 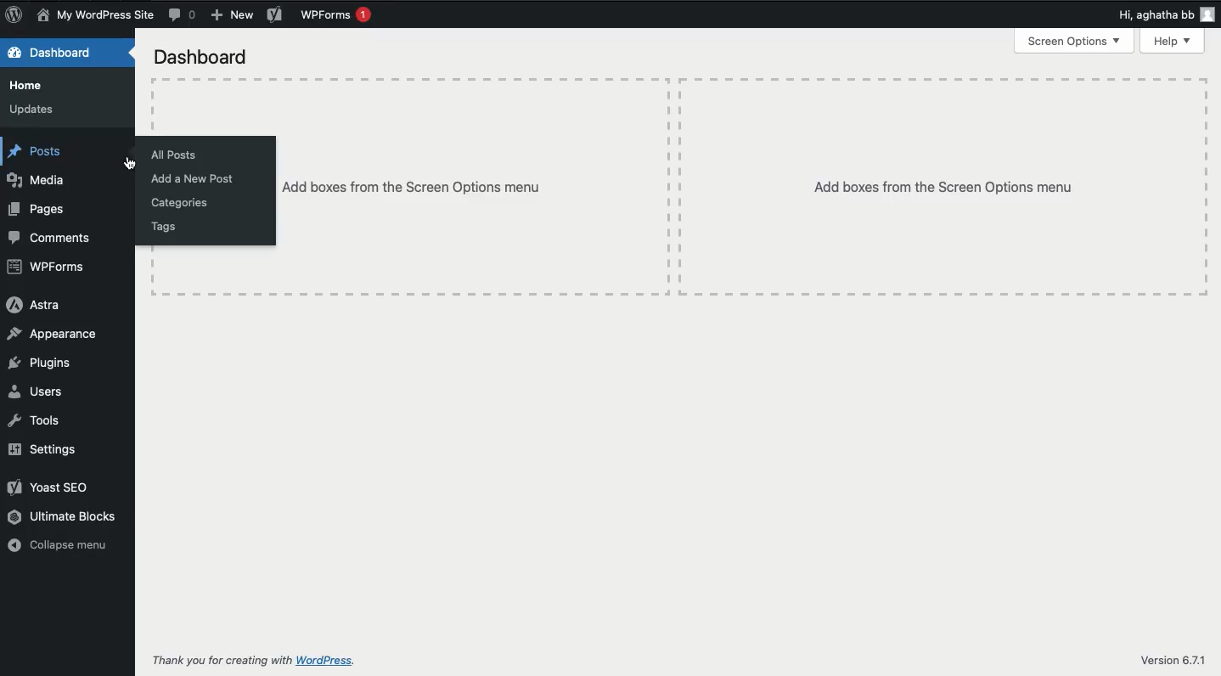 I want to click on Dashboard , so click(x=59, y=55).